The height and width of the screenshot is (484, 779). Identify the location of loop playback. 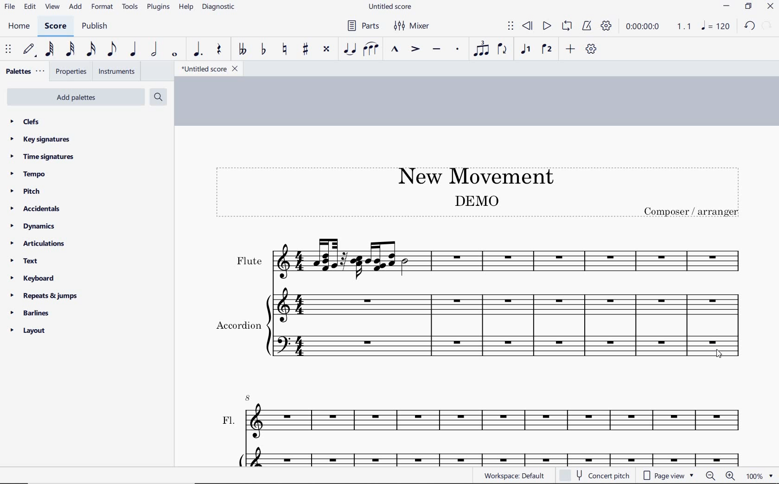
(568, 26).